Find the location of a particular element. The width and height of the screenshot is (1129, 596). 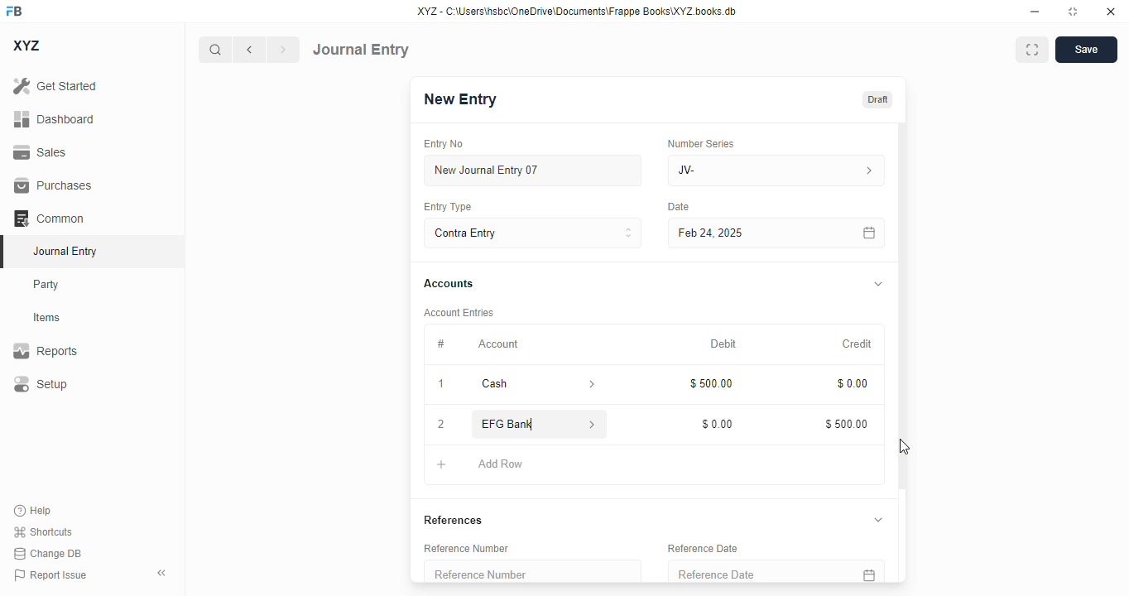

save is located at coordinates (1086, 50).